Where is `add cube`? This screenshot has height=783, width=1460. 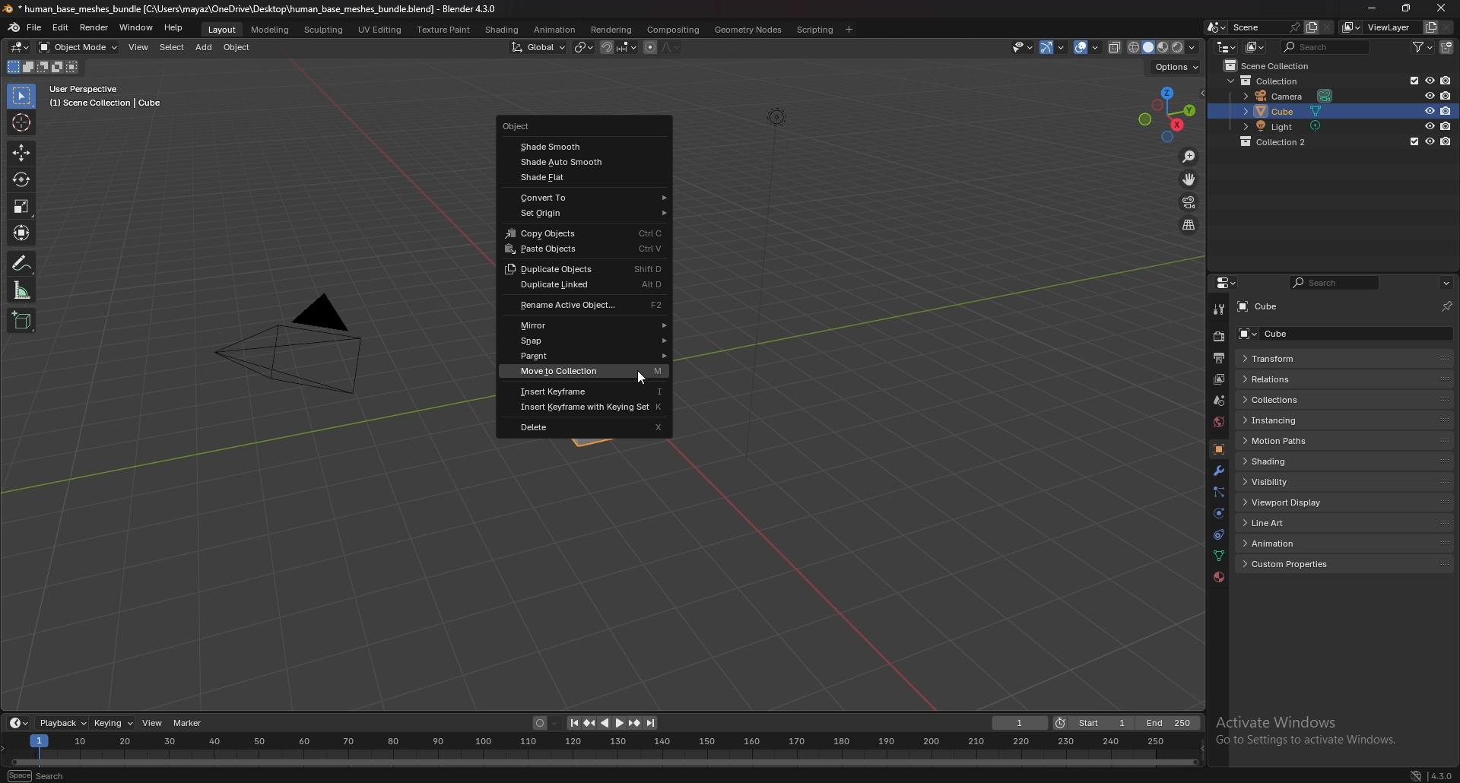 add cube is located at coordinates (22, 320).